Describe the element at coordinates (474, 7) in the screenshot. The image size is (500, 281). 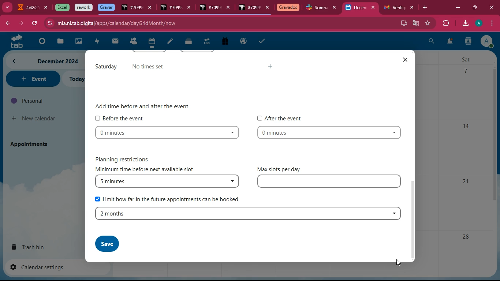
I see `maximize` at that location.